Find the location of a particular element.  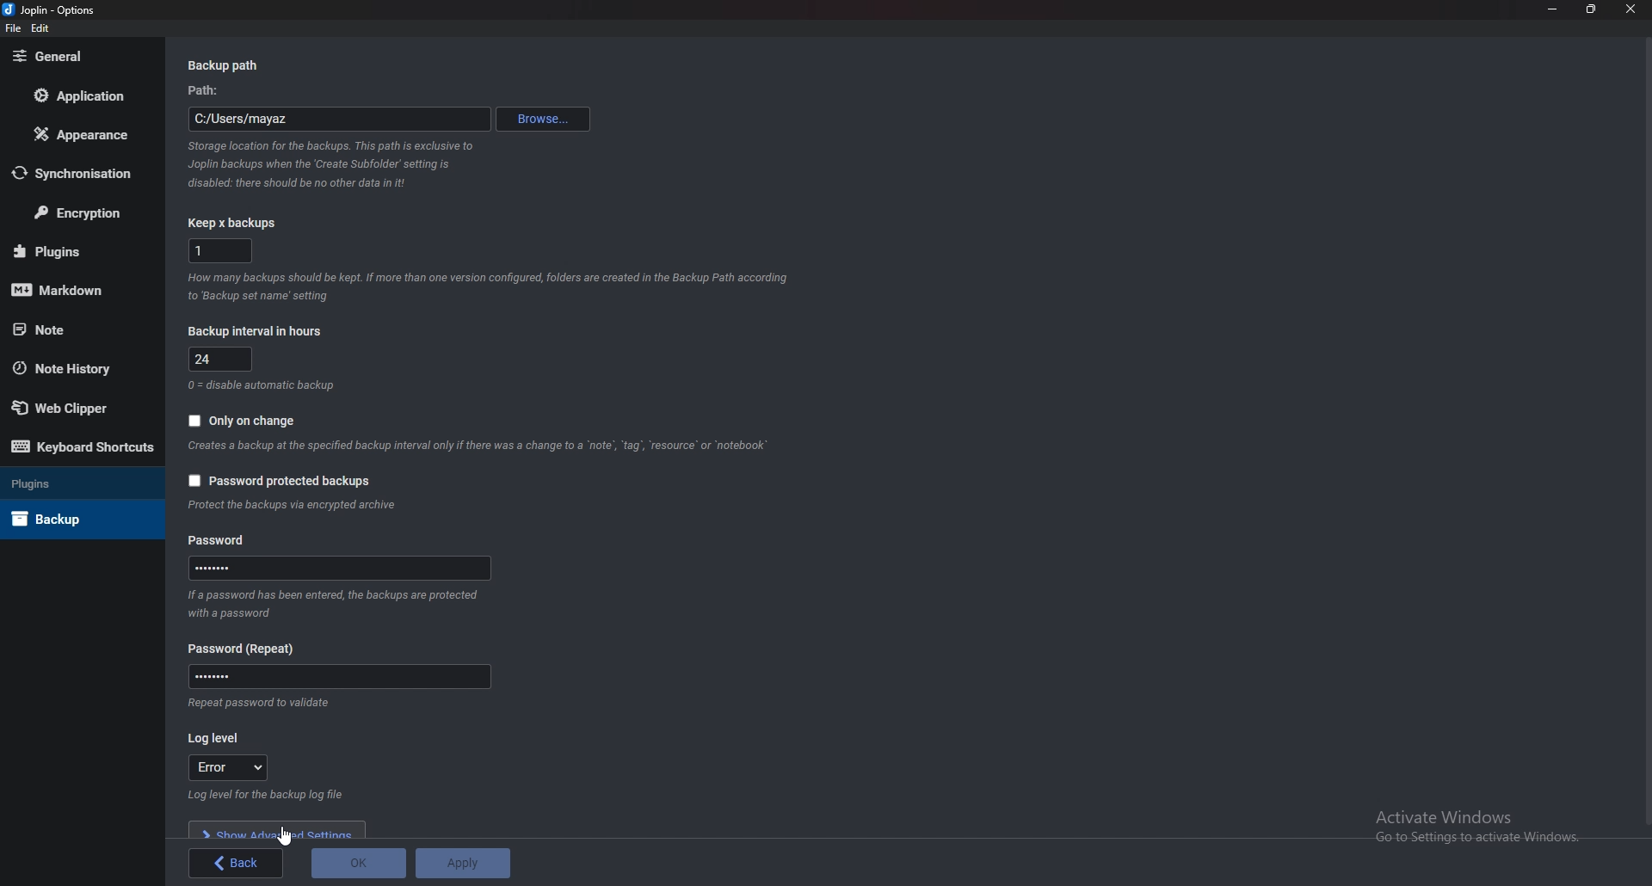

Only on change is located at coordinates (252, 419).